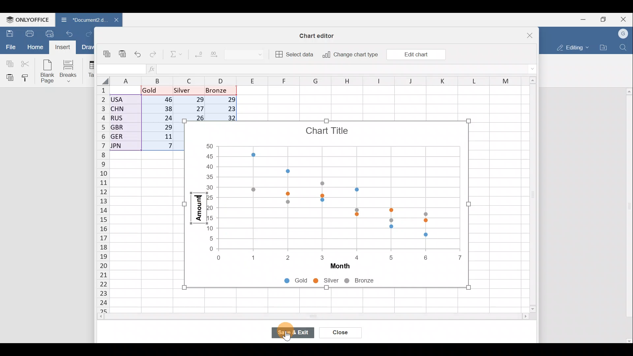  Describe the element at coordinates (8, 63) in the screenshot. I see `Copy` at that location.